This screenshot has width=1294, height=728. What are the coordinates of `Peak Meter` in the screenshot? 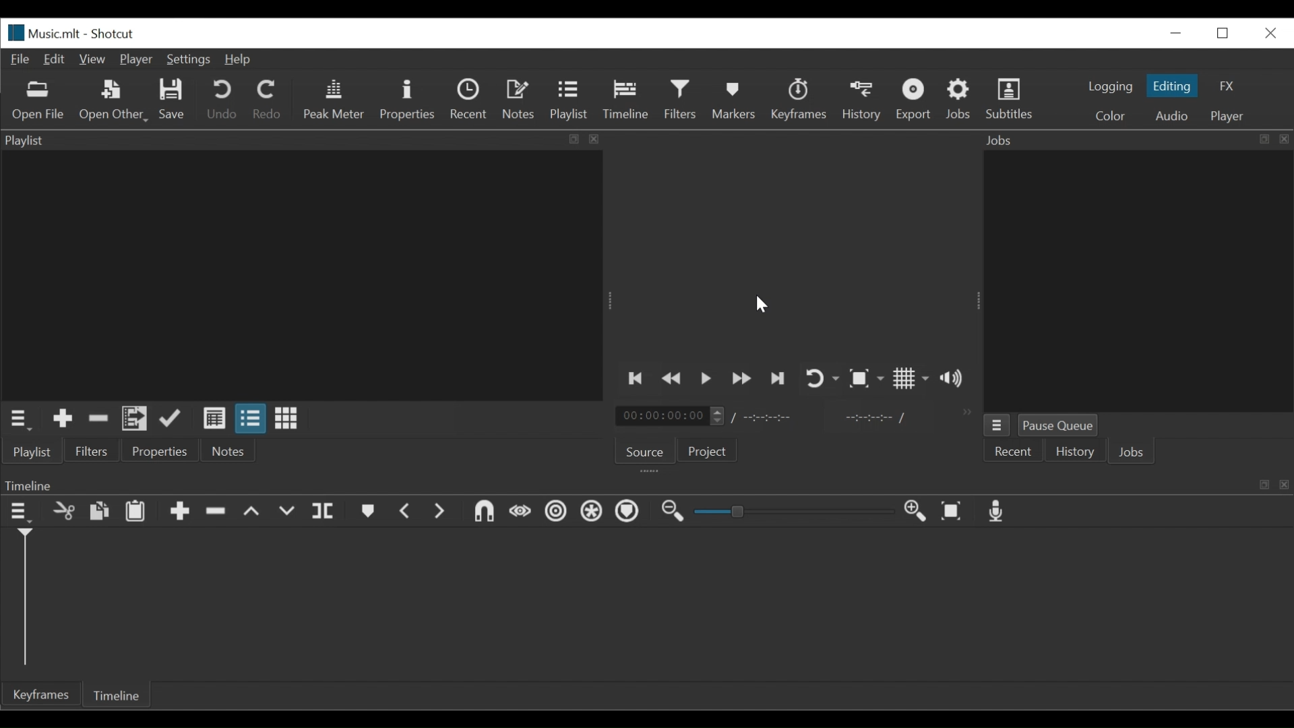 It's located at (333, 99).